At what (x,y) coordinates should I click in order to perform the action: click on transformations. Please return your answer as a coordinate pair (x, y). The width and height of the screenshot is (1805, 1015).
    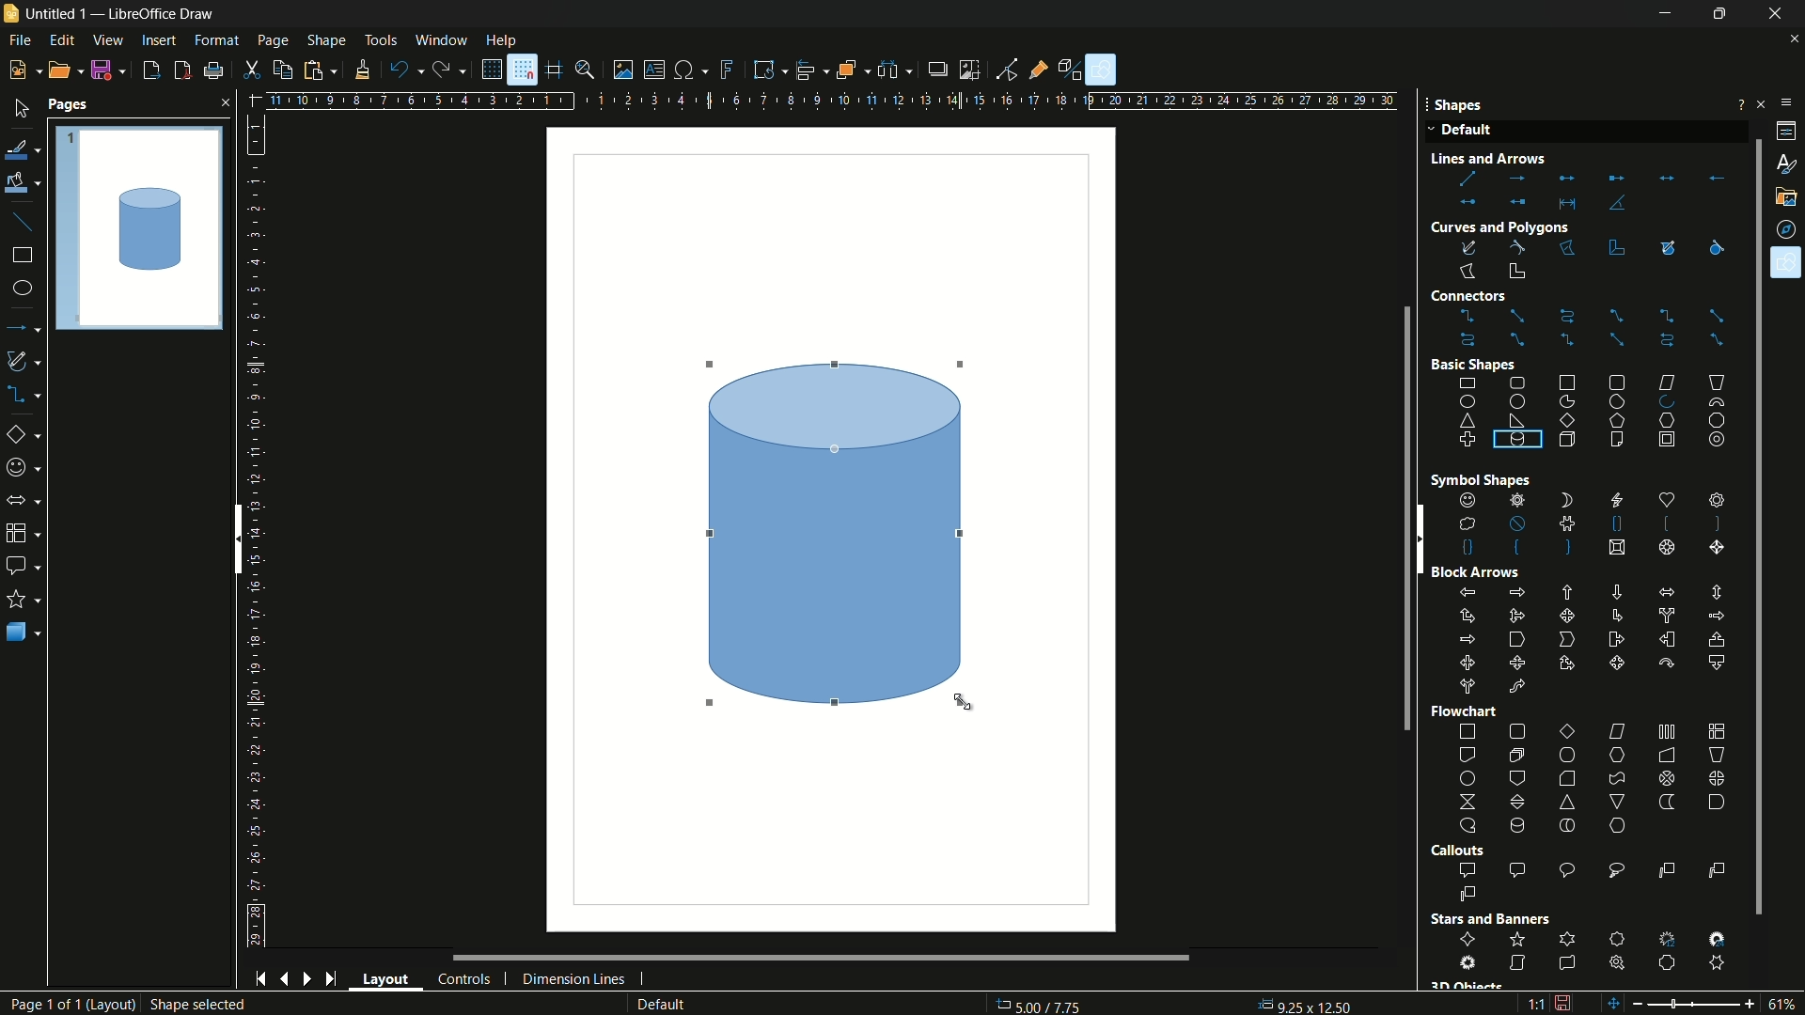
    Looking at the image, I should click on (769, 69).